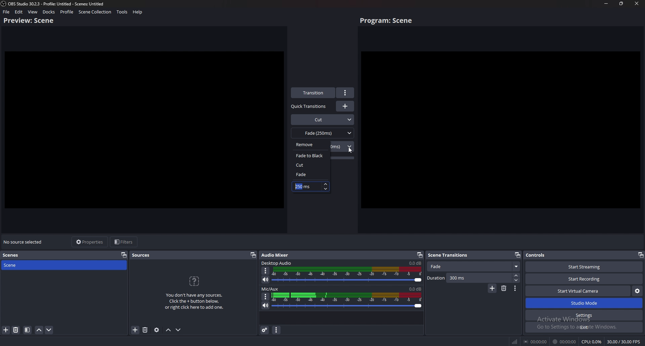  What do you see at coordinates (637, 291) in the screenshot?
I see `Configure virtual camera` at bounding box center [637, 291].